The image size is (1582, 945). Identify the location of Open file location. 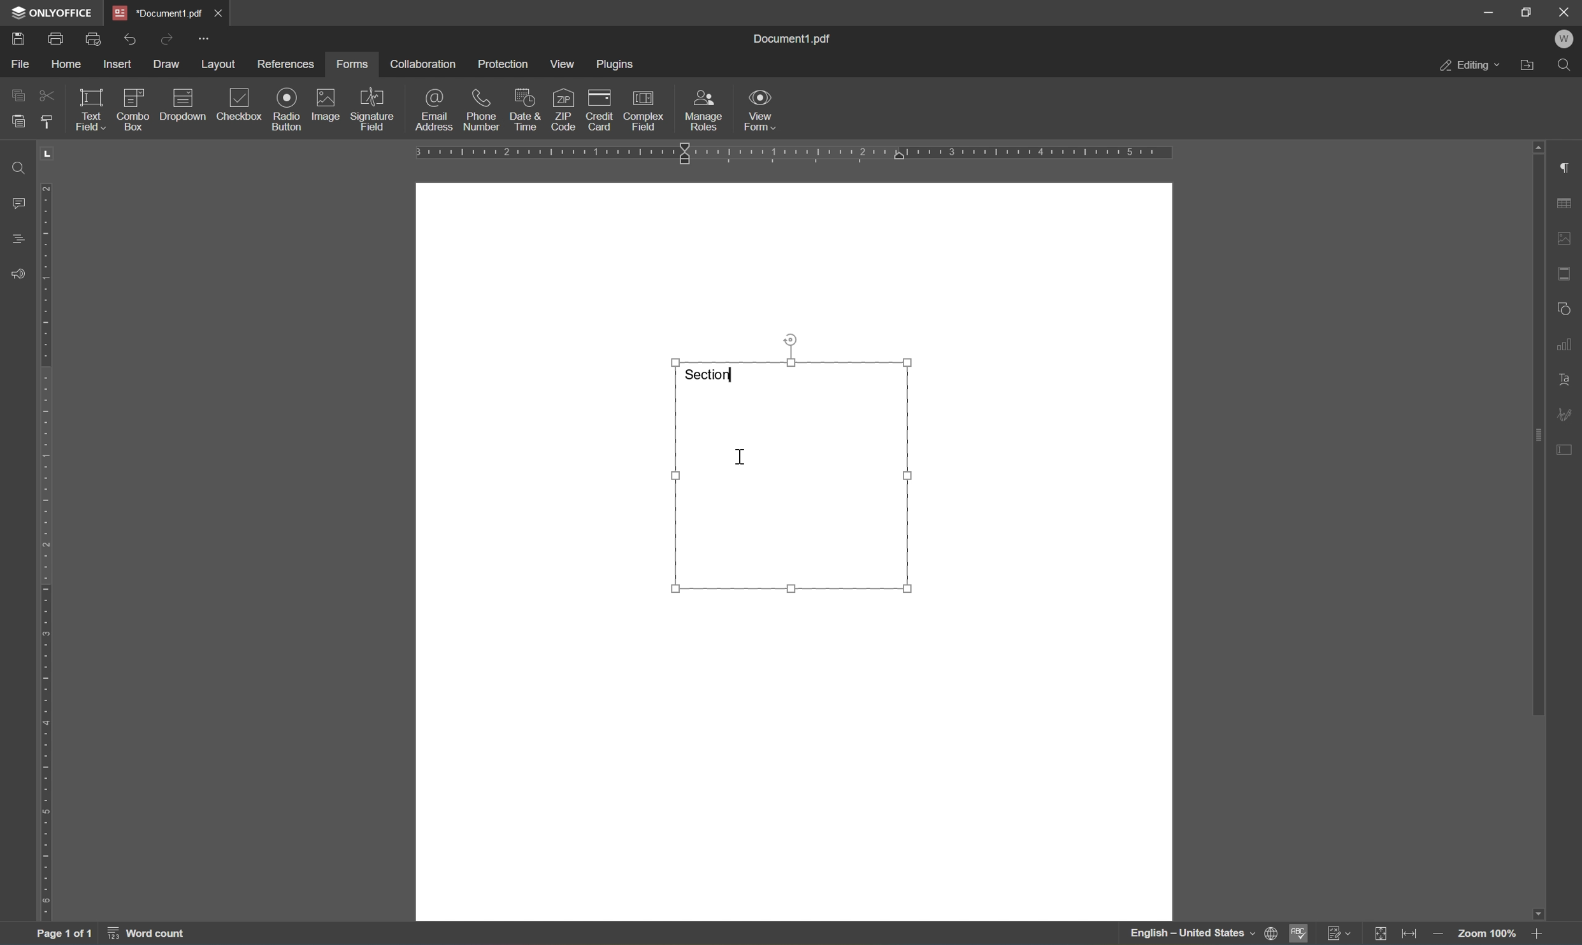
(1530, 66).